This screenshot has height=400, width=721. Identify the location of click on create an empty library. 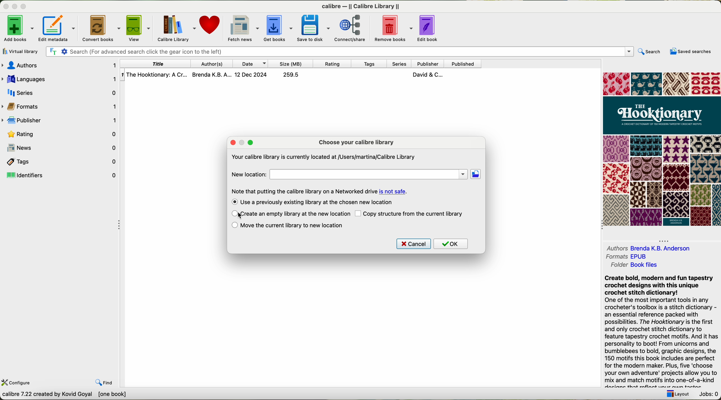
(296, 214).